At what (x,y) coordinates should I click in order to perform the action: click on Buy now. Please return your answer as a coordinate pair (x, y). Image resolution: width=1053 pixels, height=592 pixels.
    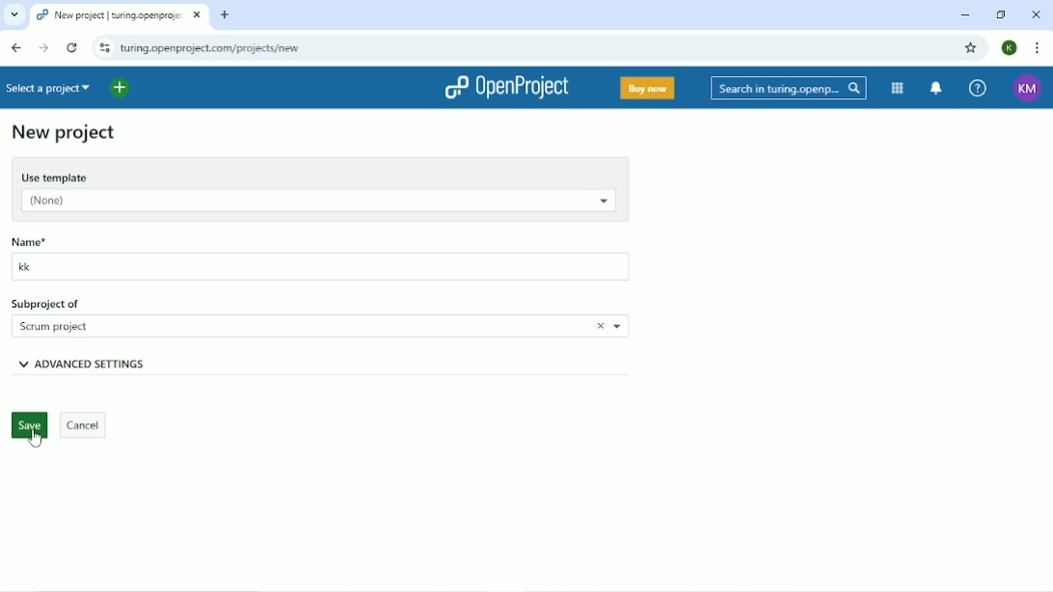
    Looking at the image, I should click on (646, 90).